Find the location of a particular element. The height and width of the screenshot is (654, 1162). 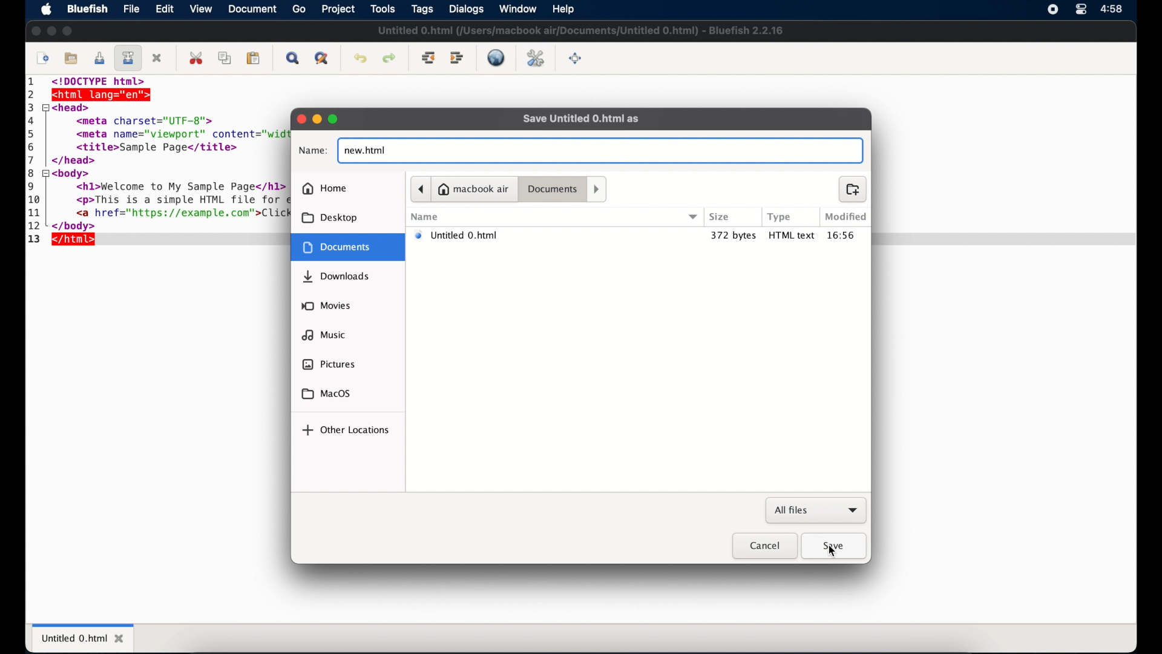

</body> is located at coordinates (79, 225).